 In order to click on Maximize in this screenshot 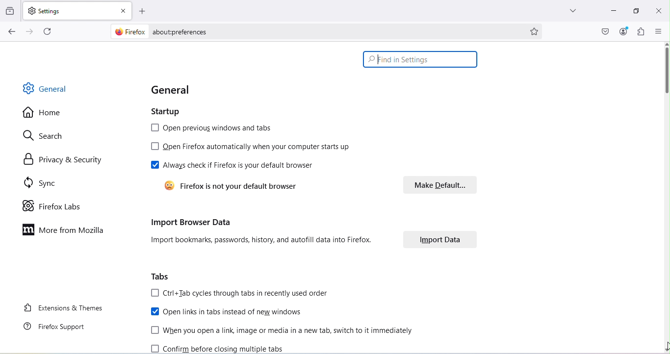, I will do `click(635, 12)`.